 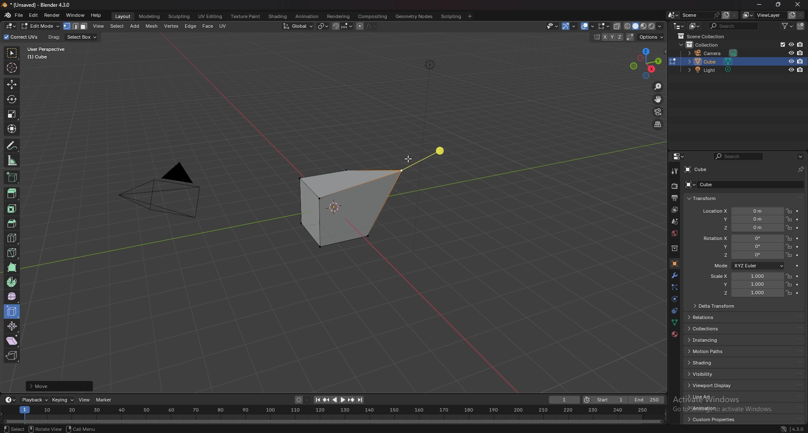 I want to click on camera view, so click(x=659, y=111).